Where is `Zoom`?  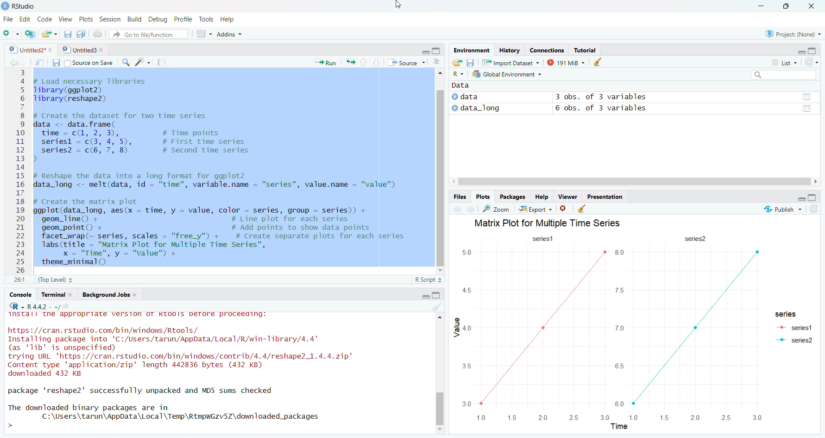 Zoom is located at coordinates (496, 209).